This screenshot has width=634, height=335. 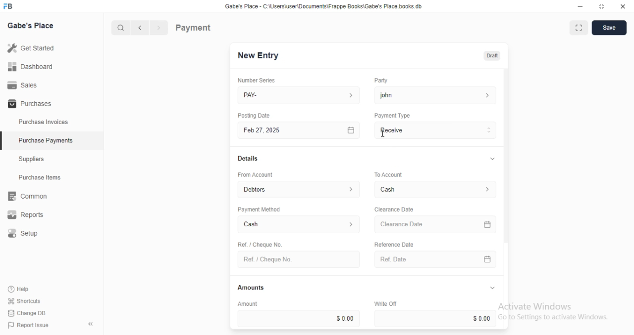 What do you see at coordinates (298, 259) in the screenshot?
I see `Ref. / Cheque No.` at bounding box center [298, 259].